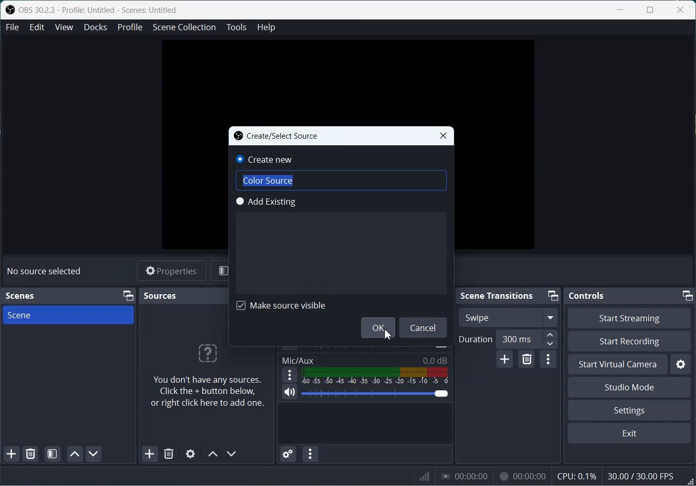  I want to click on Cursor, so click(388, 337).